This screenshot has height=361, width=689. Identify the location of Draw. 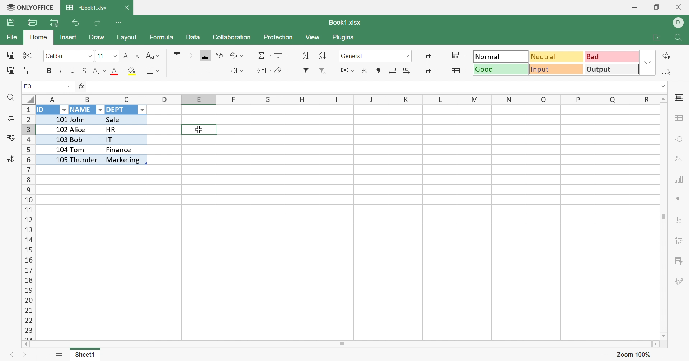
(97, 37).